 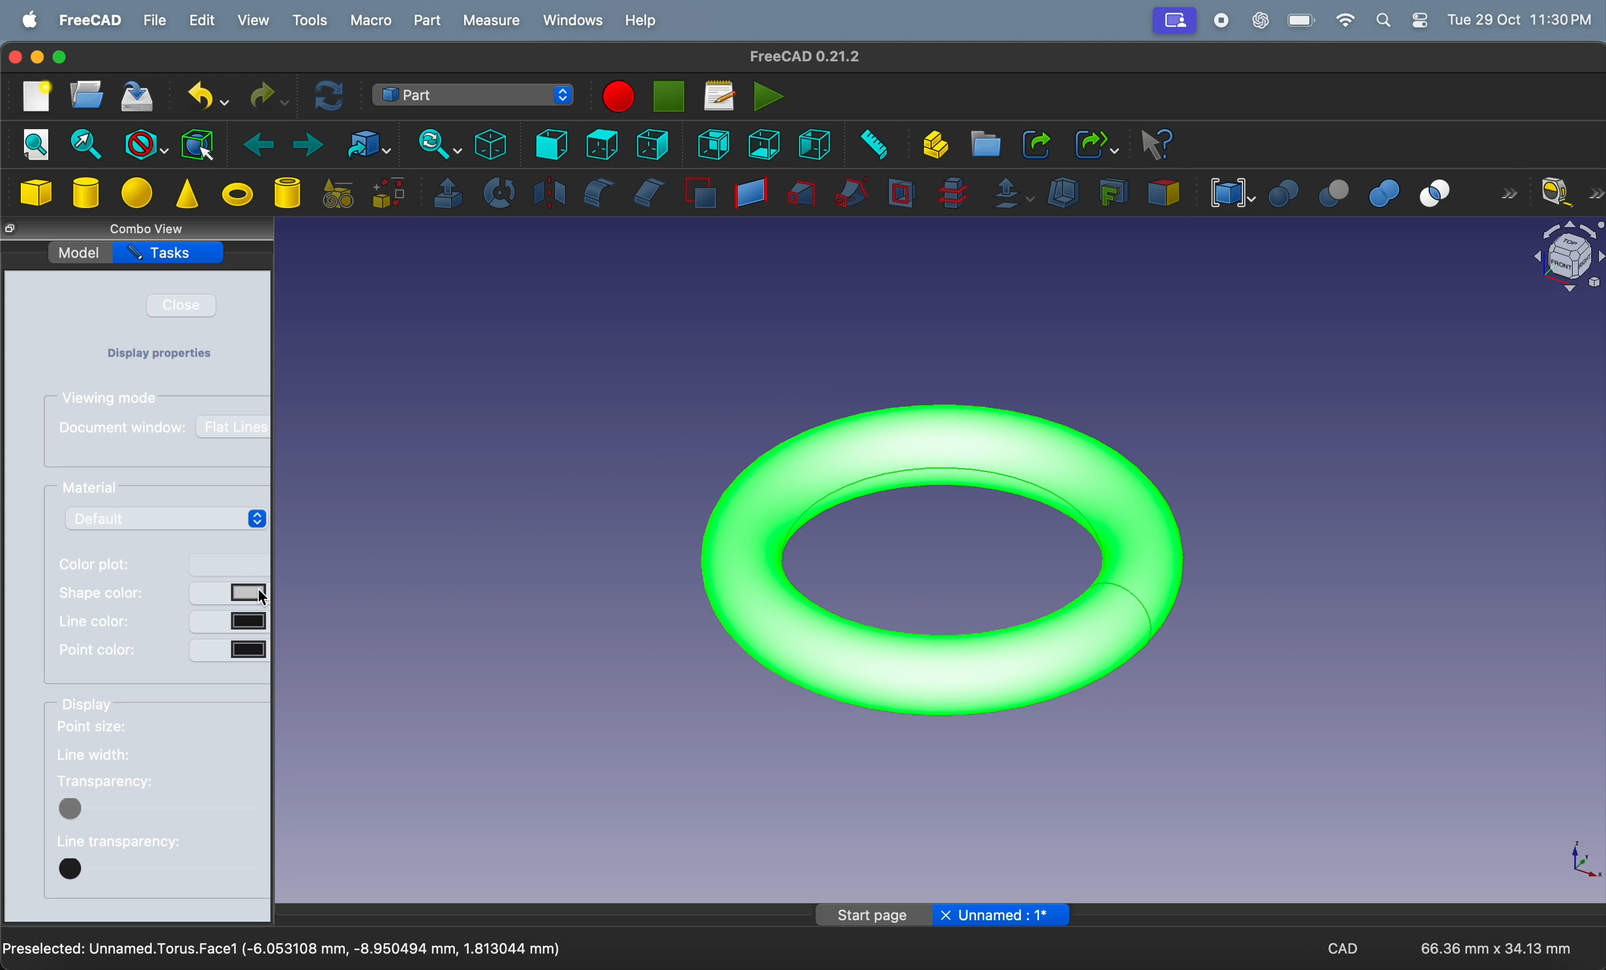 I want to click on stop marco recording, so click(x=670, y=96).